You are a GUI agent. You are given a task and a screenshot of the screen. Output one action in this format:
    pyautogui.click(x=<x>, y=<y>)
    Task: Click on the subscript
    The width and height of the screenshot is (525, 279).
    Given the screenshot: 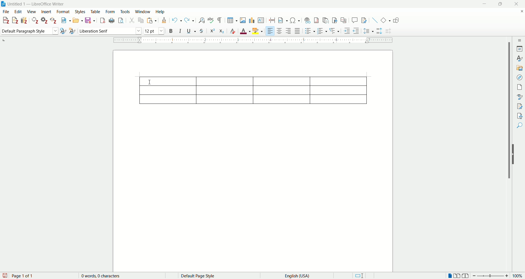 What is the action you would take?
    pyautogui.click(x=222, y=31)
    